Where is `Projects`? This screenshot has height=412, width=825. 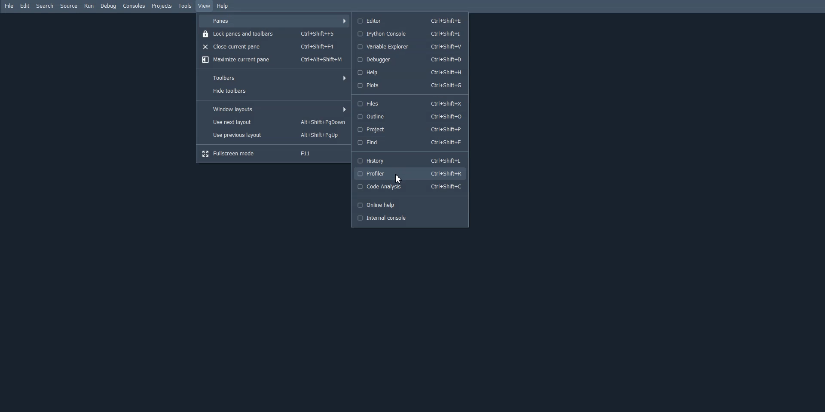 Projects is located at coordinates (162, 6).